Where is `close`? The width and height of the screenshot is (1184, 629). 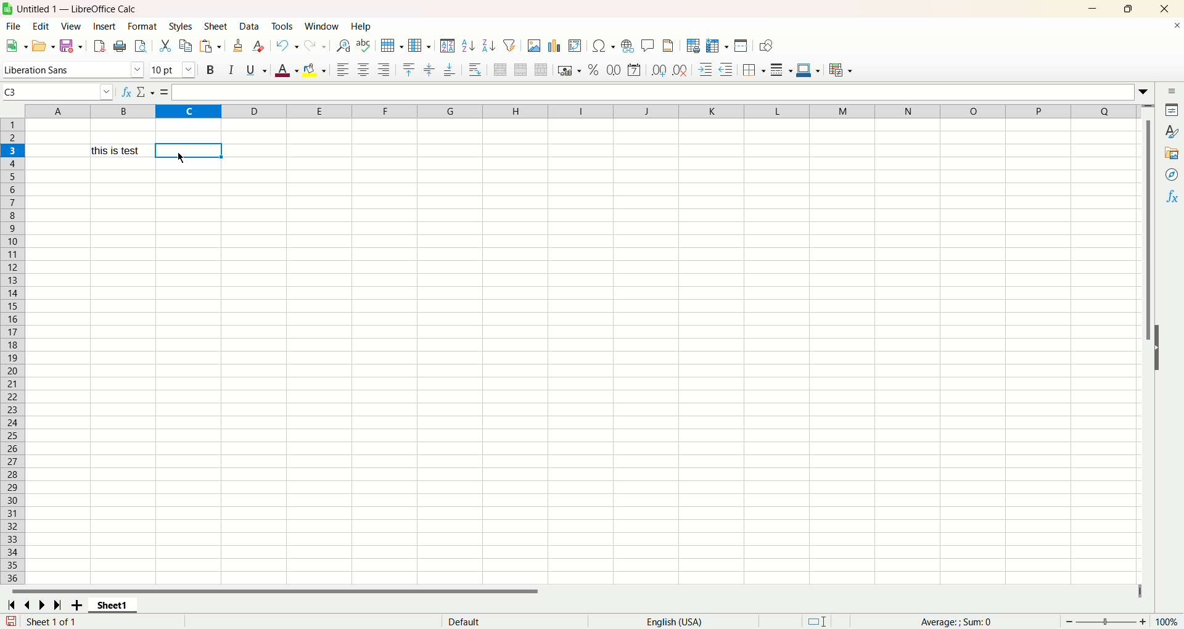
close is located at coordinates (1162, 9).